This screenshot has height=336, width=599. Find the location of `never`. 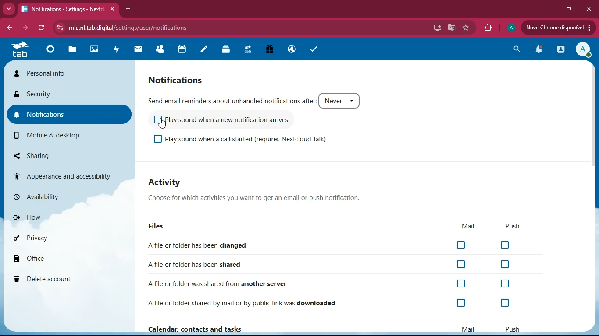

never is located at coordinates (340, 100).